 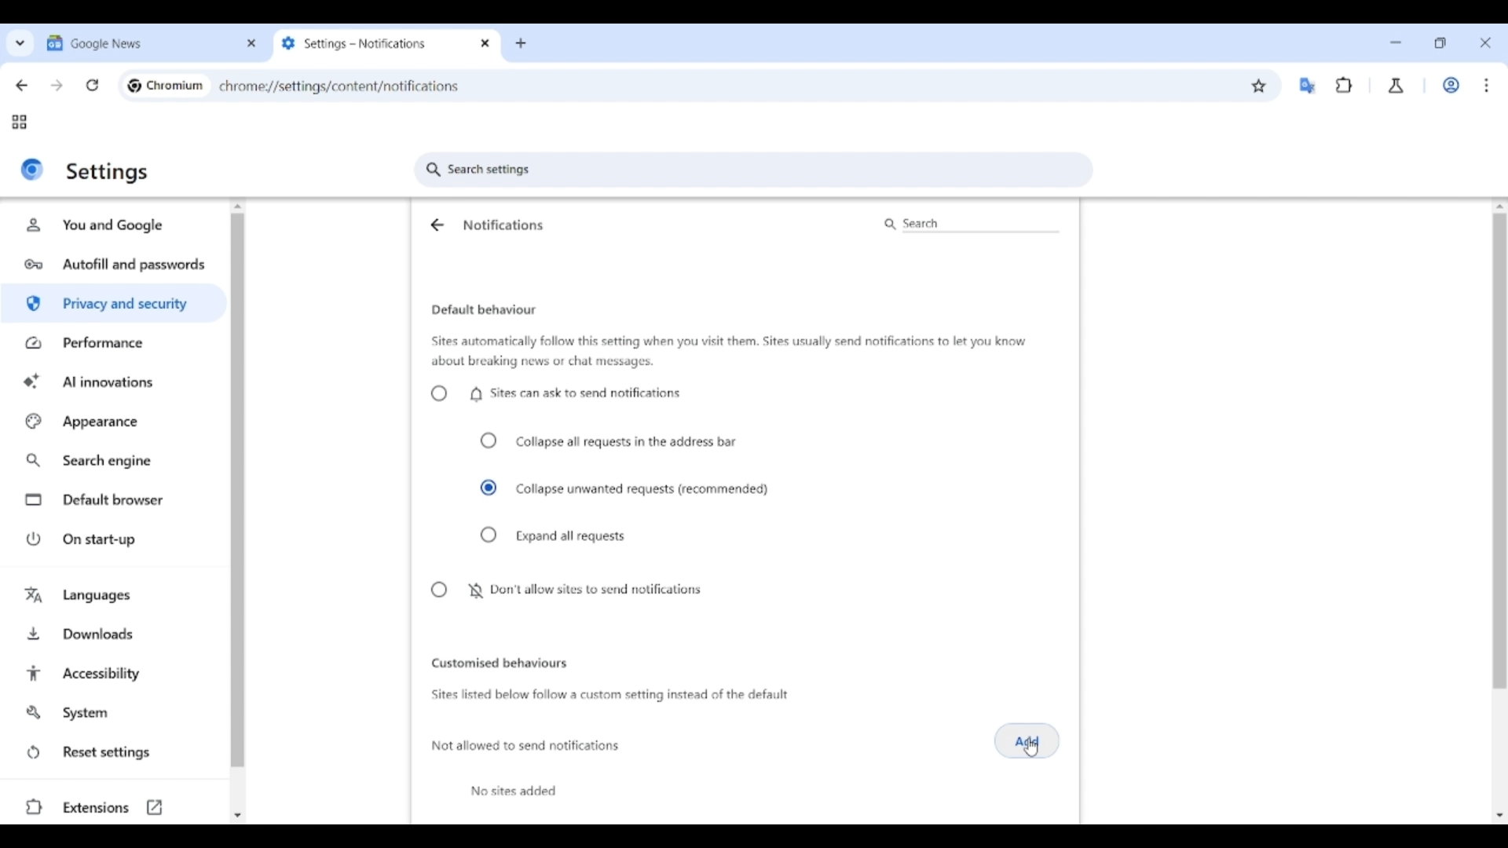 What do you see at coordinates (113, 342) in the screenshot?
I see `Performance ` at bounding box center [113, 342].